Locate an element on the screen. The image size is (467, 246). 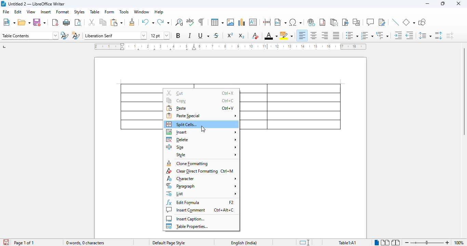
table is located at coordinates (95, 11).